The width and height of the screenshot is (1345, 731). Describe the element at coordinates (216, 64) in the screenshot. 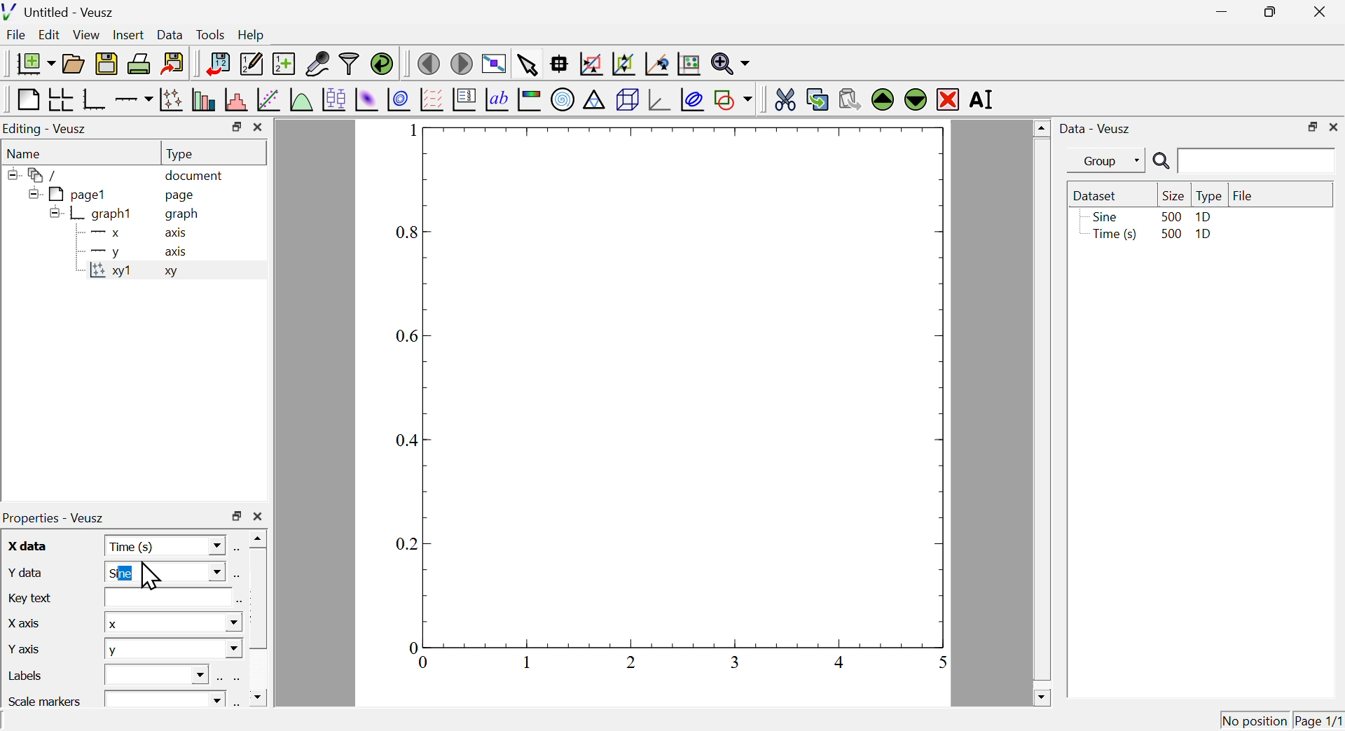

I see `import data into veusz` at that location.